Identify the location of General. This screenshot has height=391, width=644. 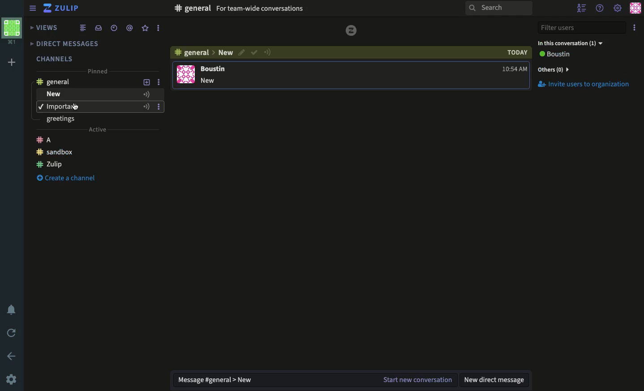
(57, 81).